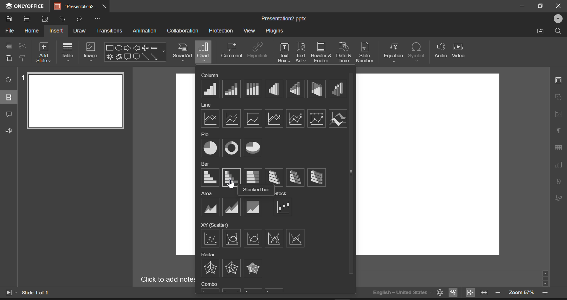 This screenshot has height=300, width=567. Describe the element at coordinates (558, 19) in the screenshot. I see `User` at that location.